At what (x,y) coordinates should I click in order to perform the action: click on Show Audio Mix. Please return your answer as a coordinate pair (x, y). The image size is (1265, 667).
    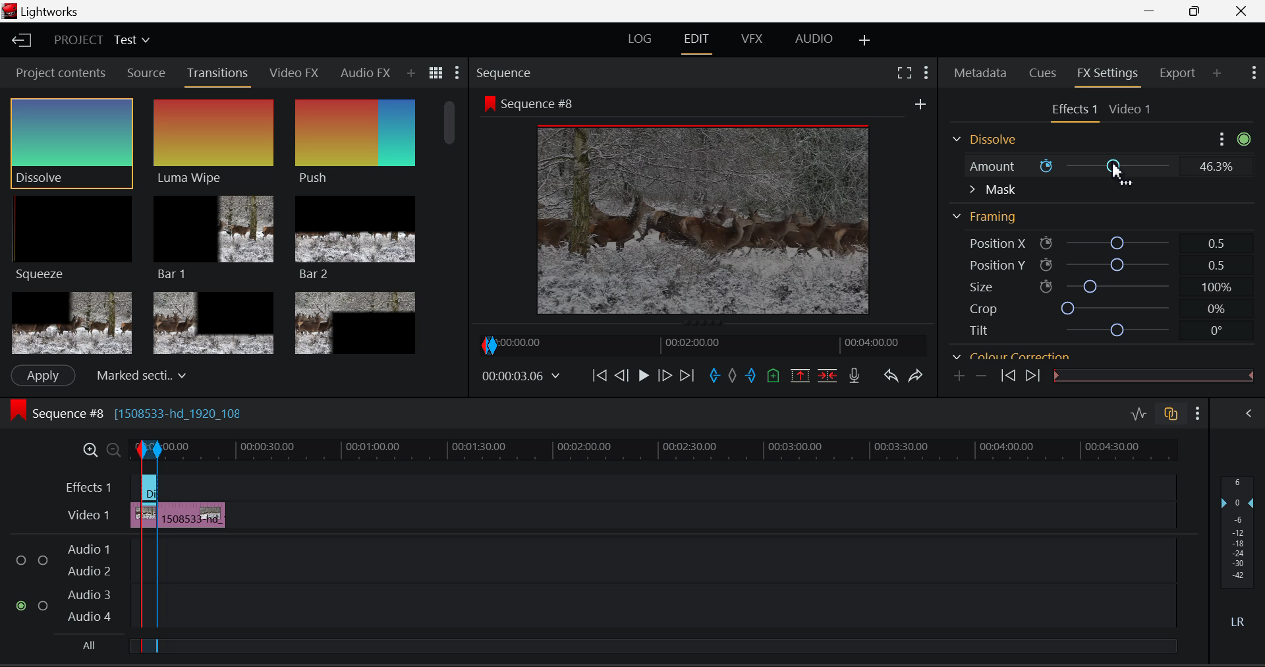
    Looking at the image, I should click on (1249, 415).